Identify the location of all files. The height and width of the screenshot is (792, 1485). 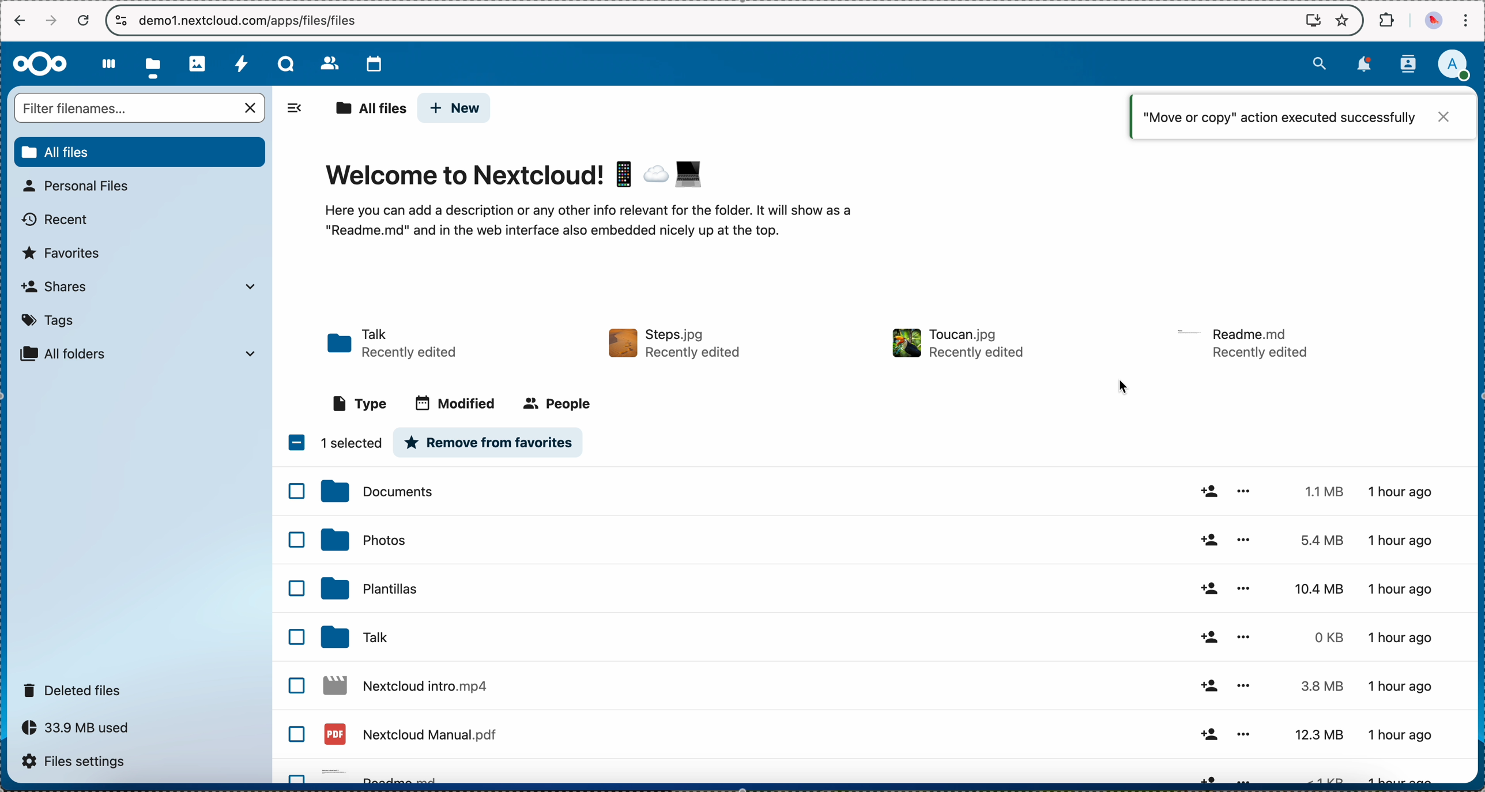
(139, 152).